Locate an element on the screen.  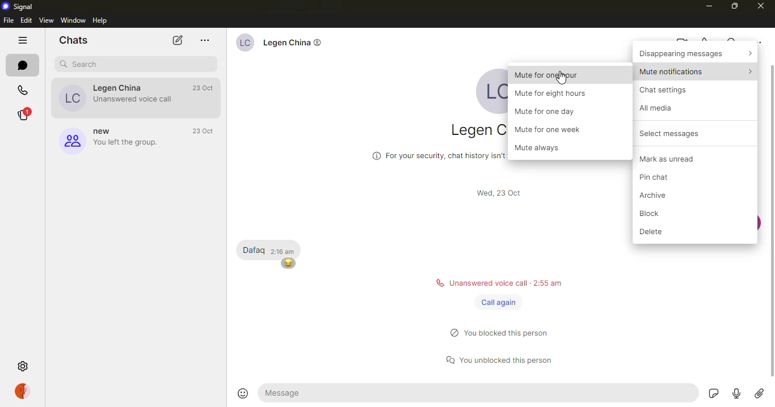
chat settings is located at coordinates (668, 90).